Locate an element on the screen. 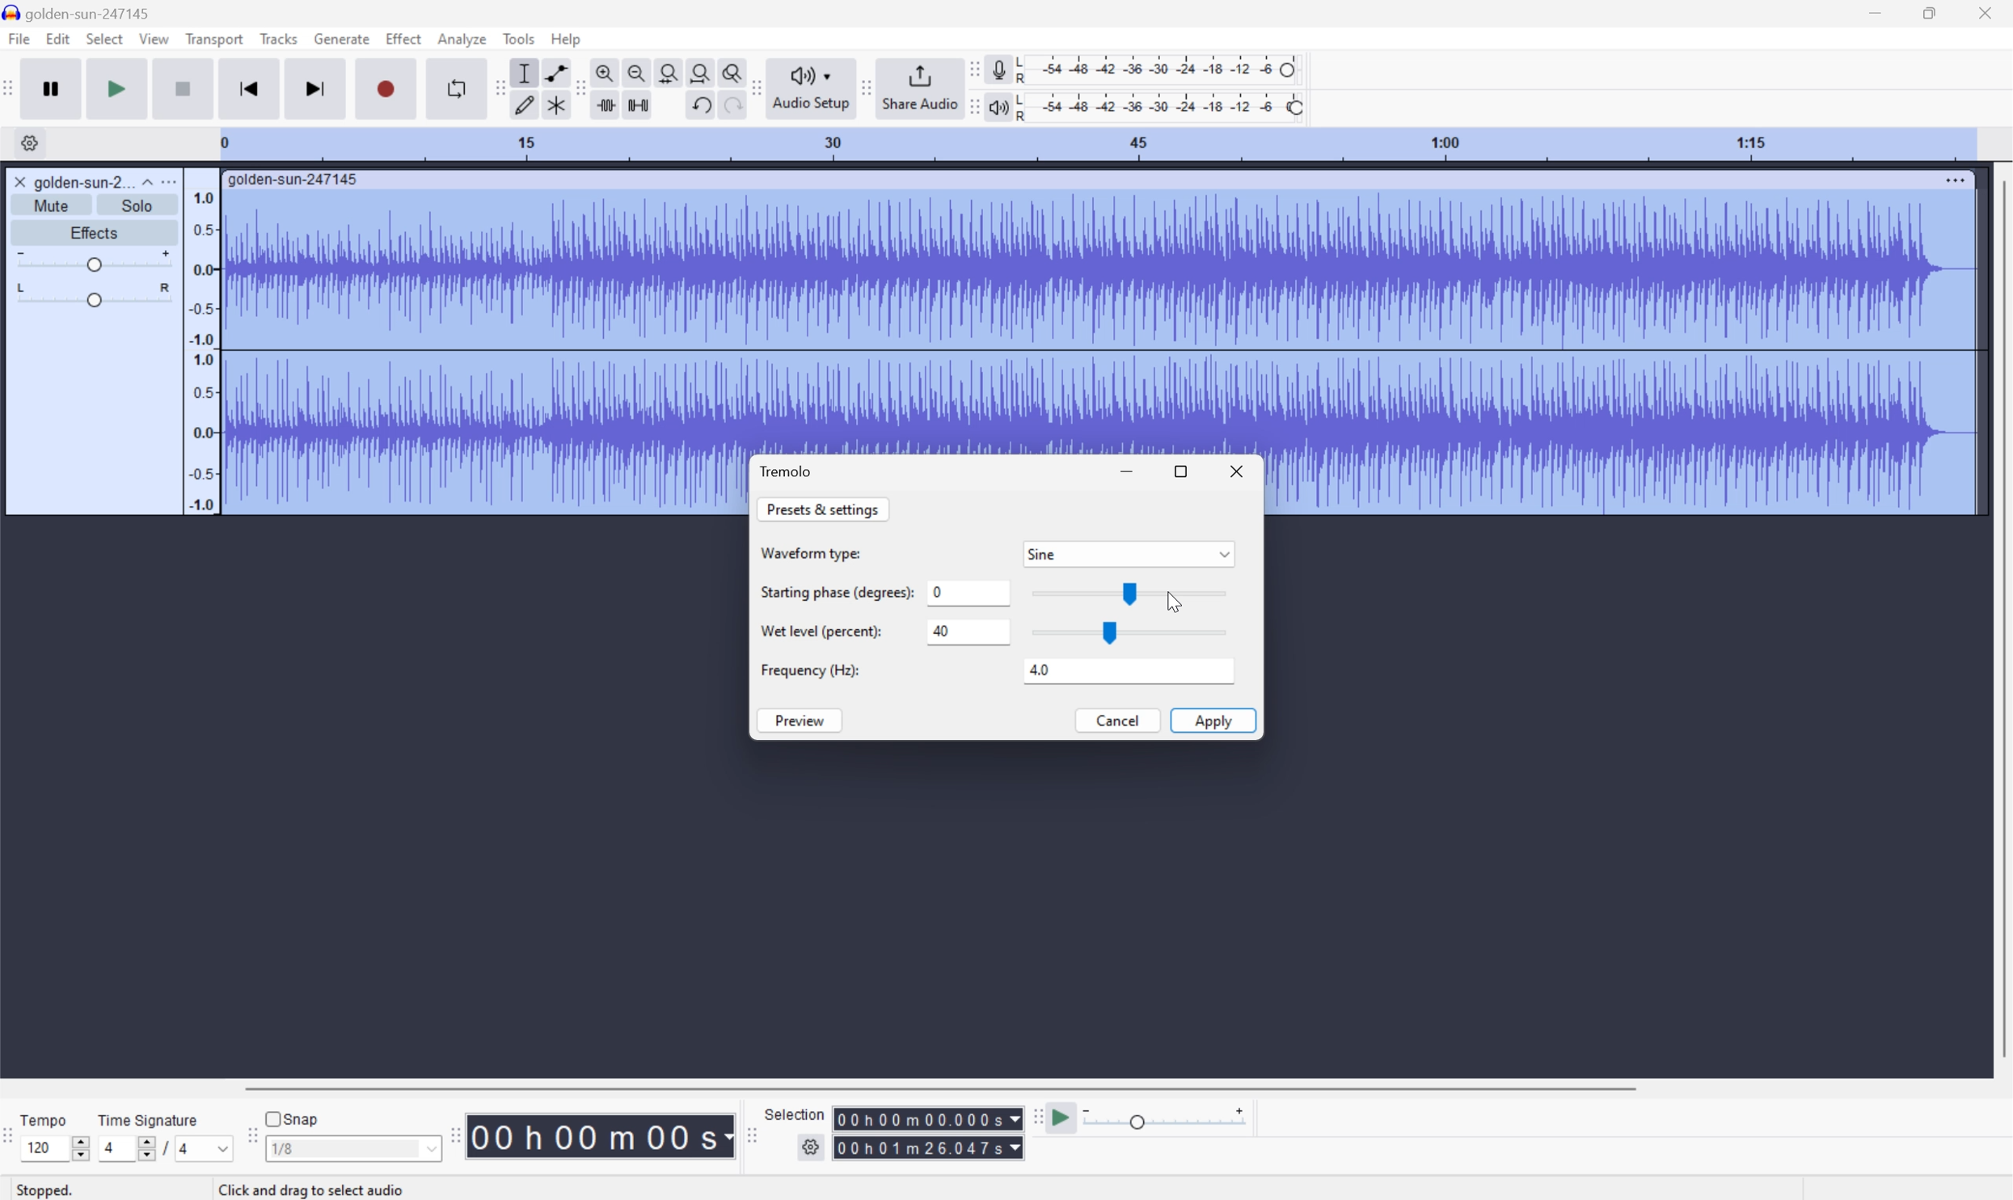 The height and width of the screenshot is (1200, 2013). Audio setup is located at coordinates (812, 89).